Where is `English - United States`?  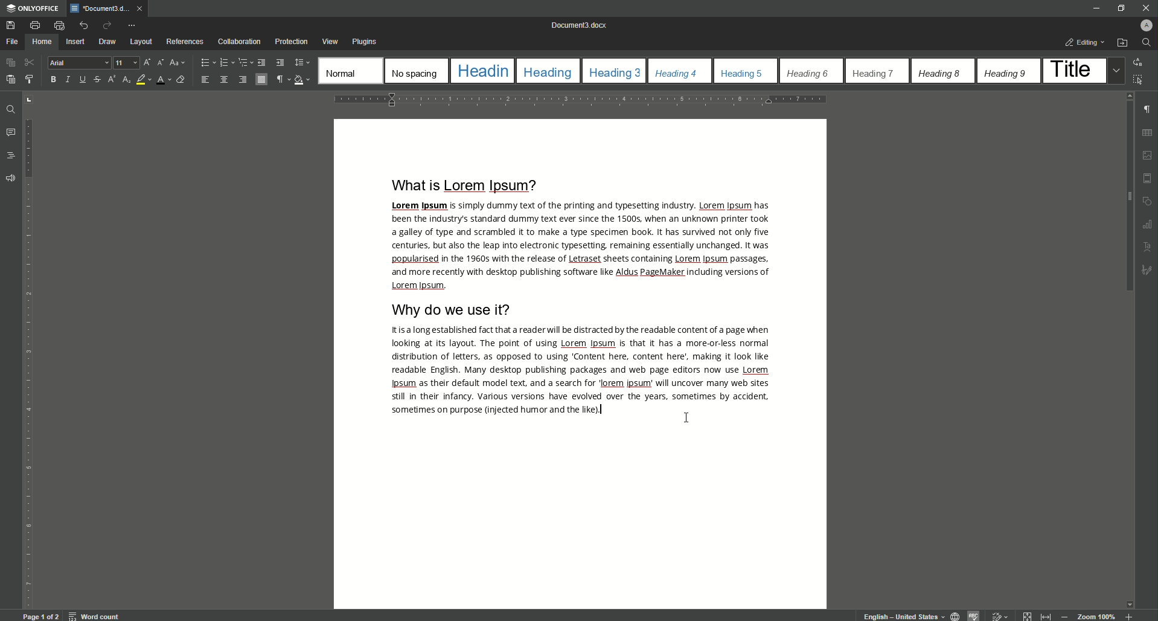 English - United States is located at coordinates (902, 615).